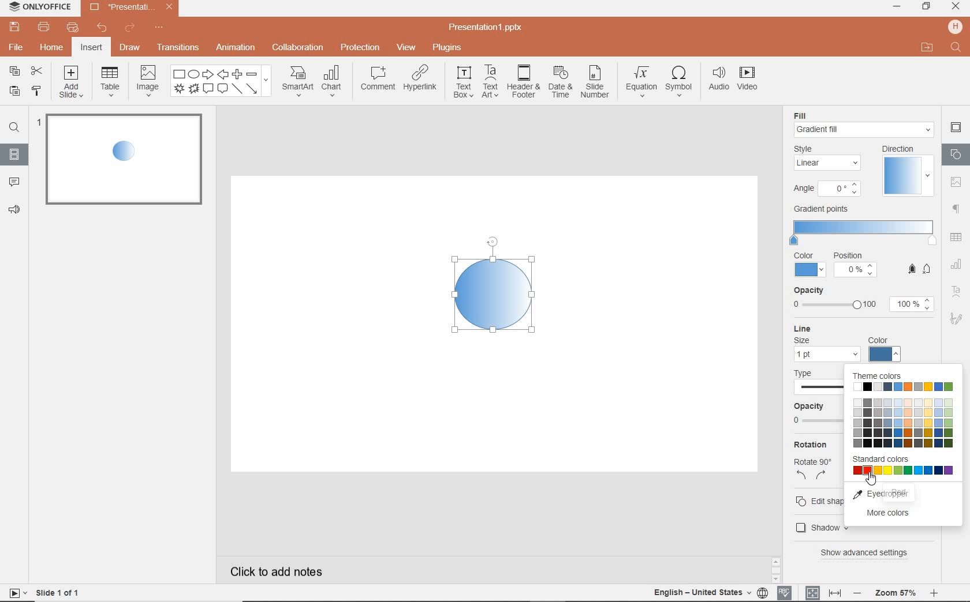 Image resolution: width=970 pixels, height=602 pixels. I want to click on save, so click(13, 27).